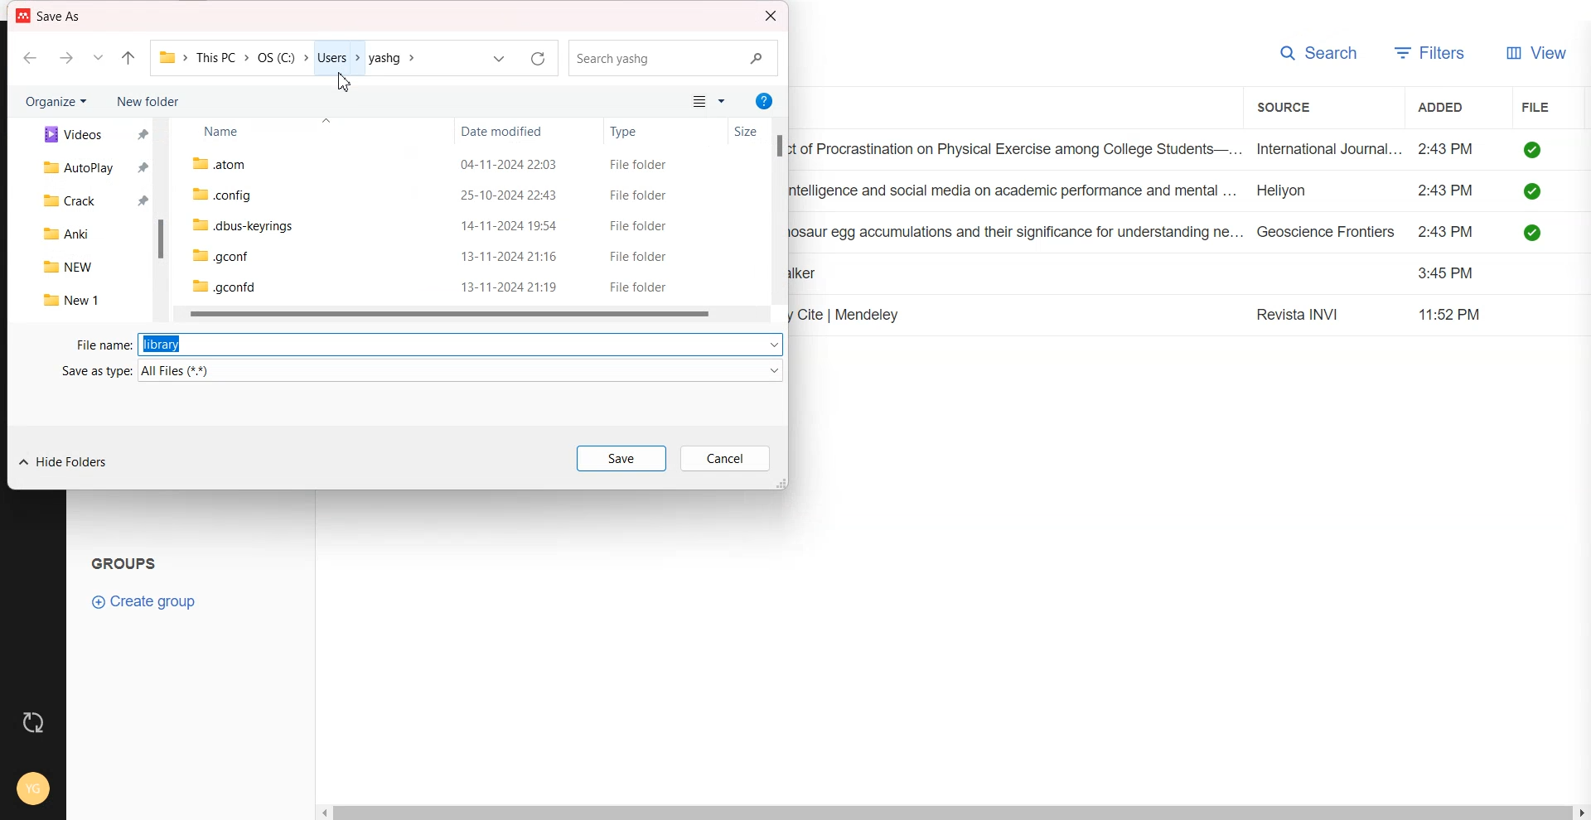 The image size is (1591, 820). What do you see at coordinates (322, 812) in the screenshot?
I see `scroll left` at bounding box center [322, 812].